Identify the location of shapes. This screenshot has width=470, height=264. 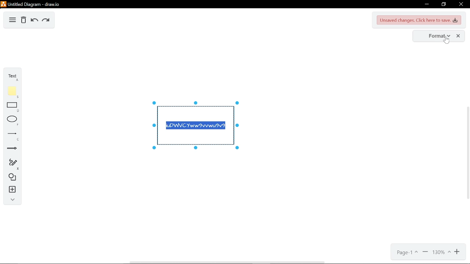
(11, 178).